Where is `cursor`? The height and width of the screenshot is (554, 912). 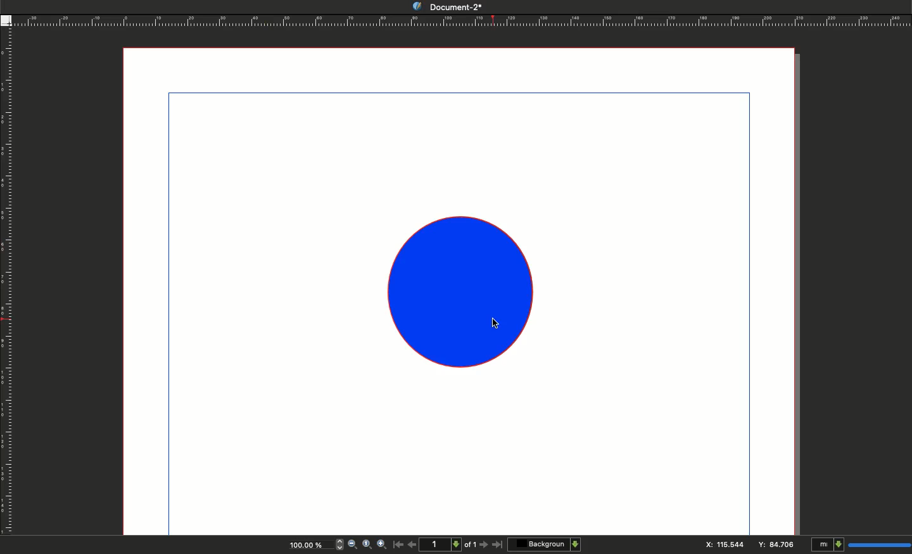 cursor is located at coordinates (496, 321).